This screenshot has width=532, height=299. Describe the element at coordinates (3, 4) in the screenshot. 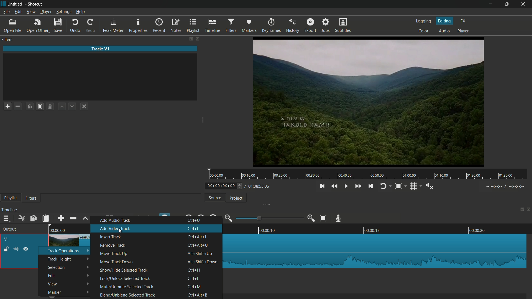

I see `app icon` at that location.